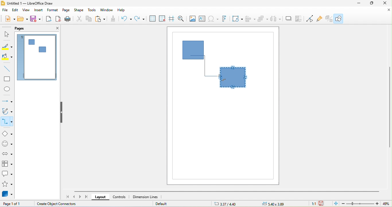  Describe the element at coordinates (385, 3) in the screenshot. I see `close` at that location.